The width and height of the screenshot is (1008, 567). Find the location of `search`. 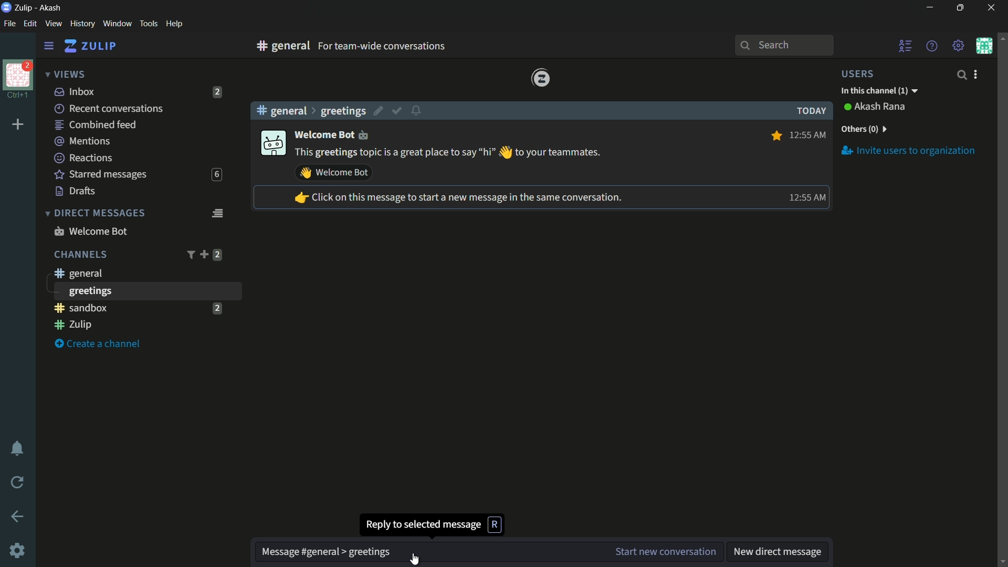

search is located at coordinates (961, 75).